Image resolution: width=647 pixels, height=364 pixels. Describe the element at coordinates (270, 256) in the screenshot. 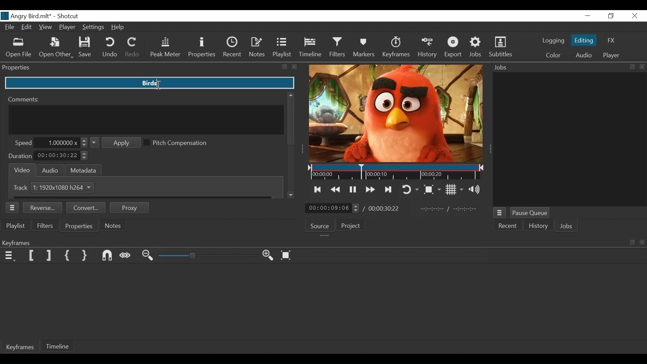

I see `Zoom keyframe in` at that location.